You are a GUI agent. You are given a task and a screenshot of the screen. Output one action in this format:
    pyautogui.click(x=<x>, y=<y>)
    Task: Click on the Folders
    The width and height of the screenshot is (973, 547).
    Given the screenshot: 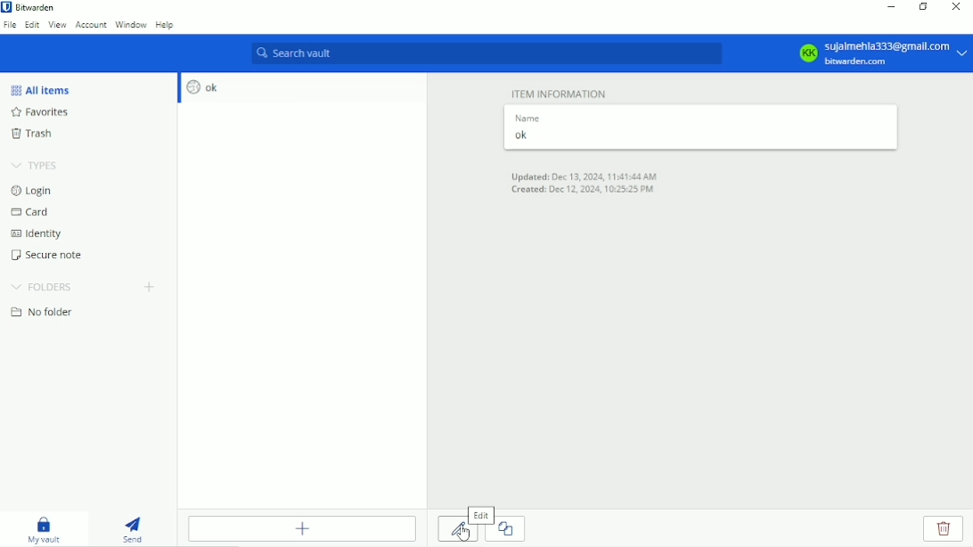 What is the action you would take?
    pyautogui.click(x=40, y=286)
    